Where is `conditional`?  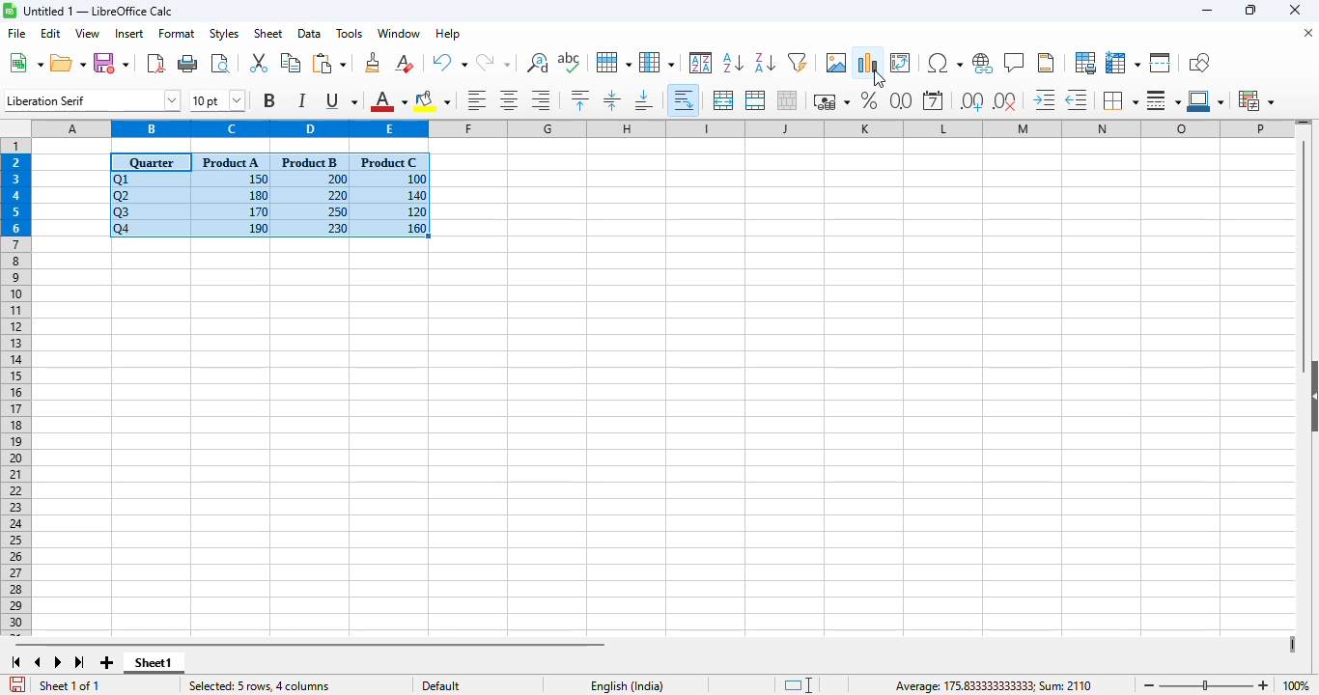 conditional is located at coordinates (1255, 100).